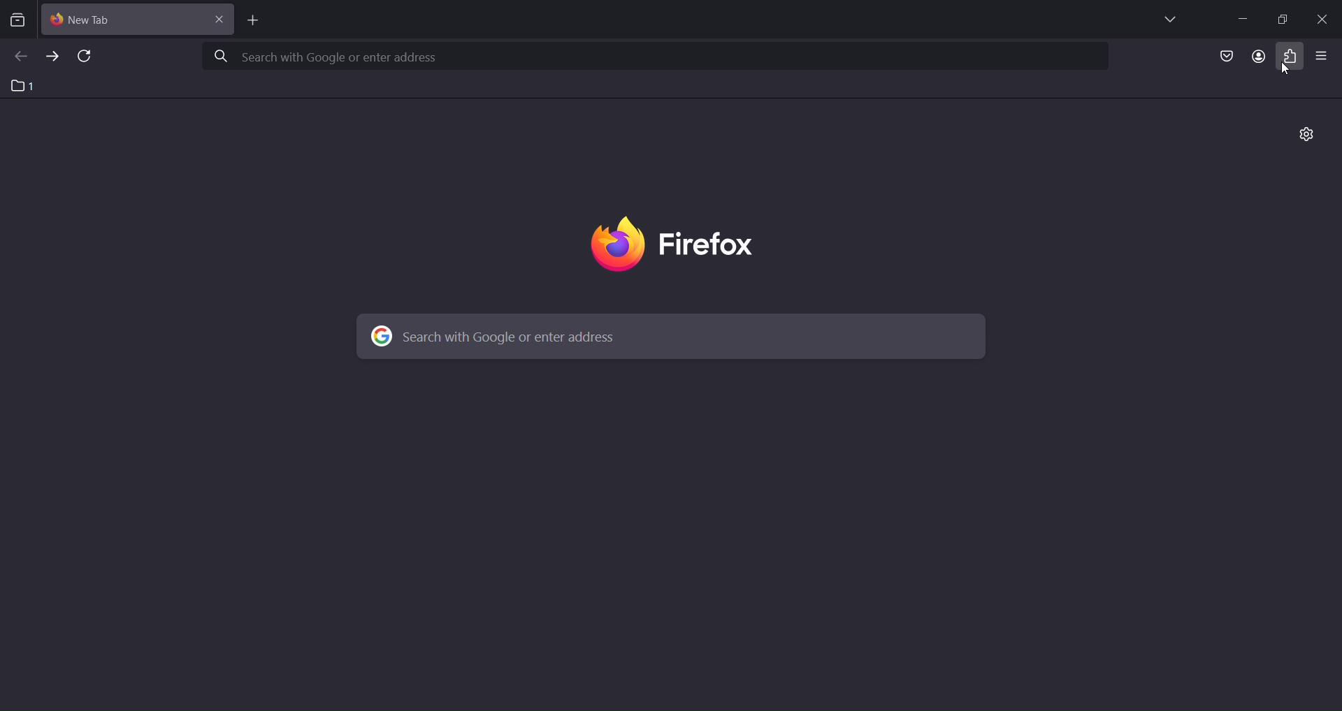 The width and height of the screenshot is (1342, 711). What do you see at coordinates (254, 22) in the screenshot?
I see `new tab` at bounding box center [254, 22].